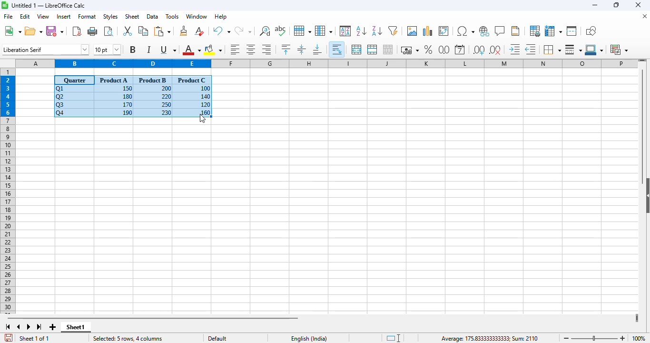 The height and width of the screenshot is (343, 650). I want to click on columns, so click(326, 63).